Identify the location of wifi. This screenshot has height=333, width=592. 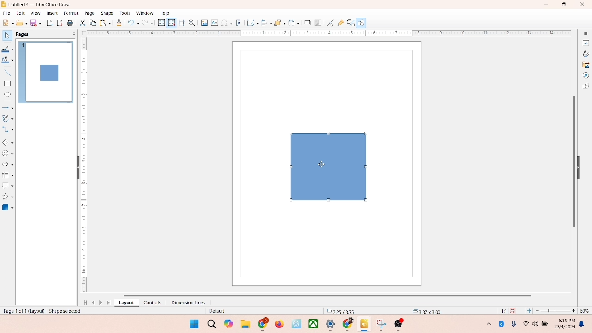
(525, 322).